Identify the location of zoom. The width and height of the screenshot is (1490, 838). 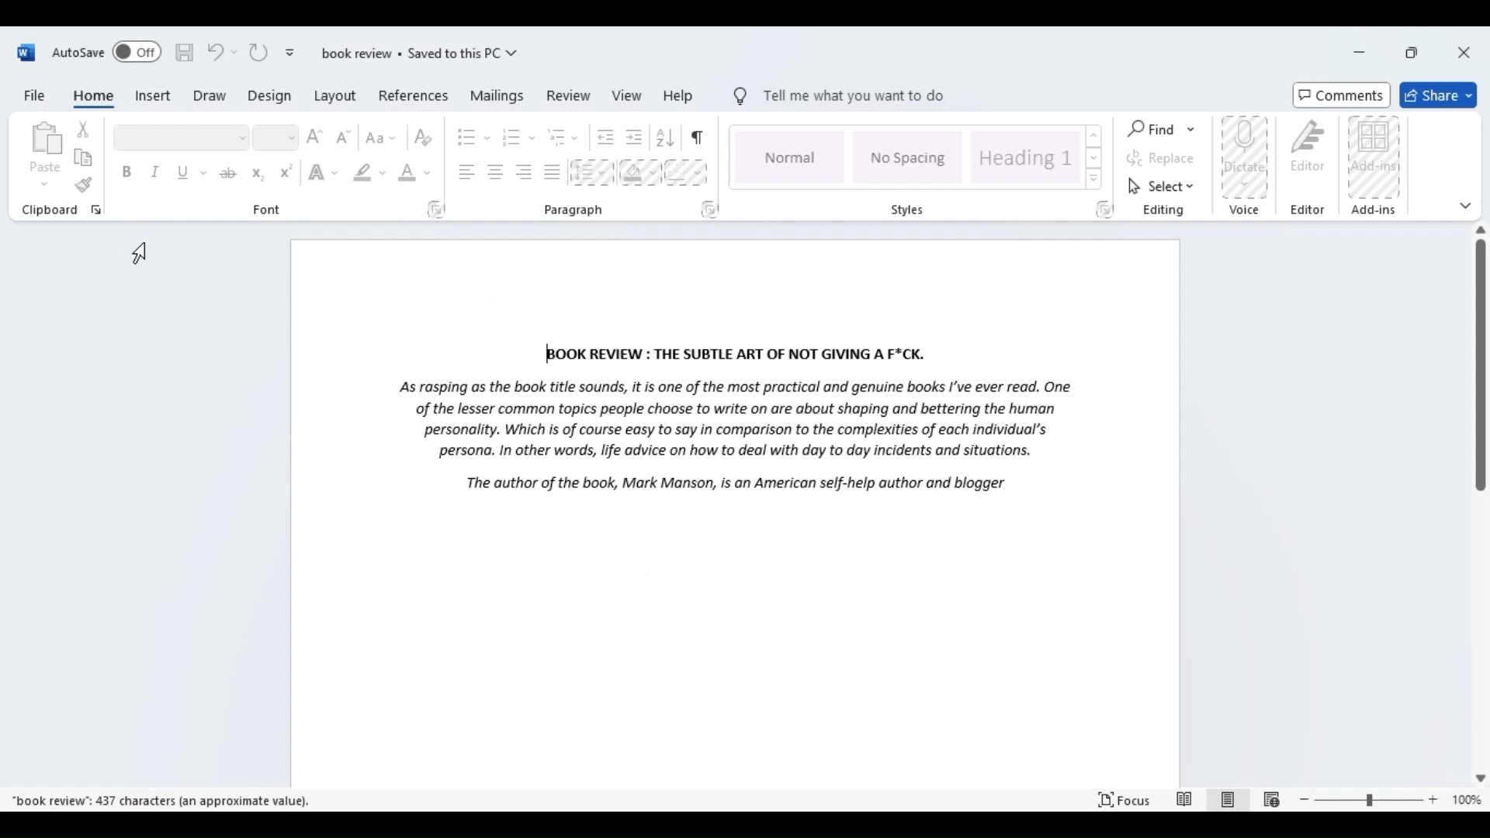
(1389, 798).